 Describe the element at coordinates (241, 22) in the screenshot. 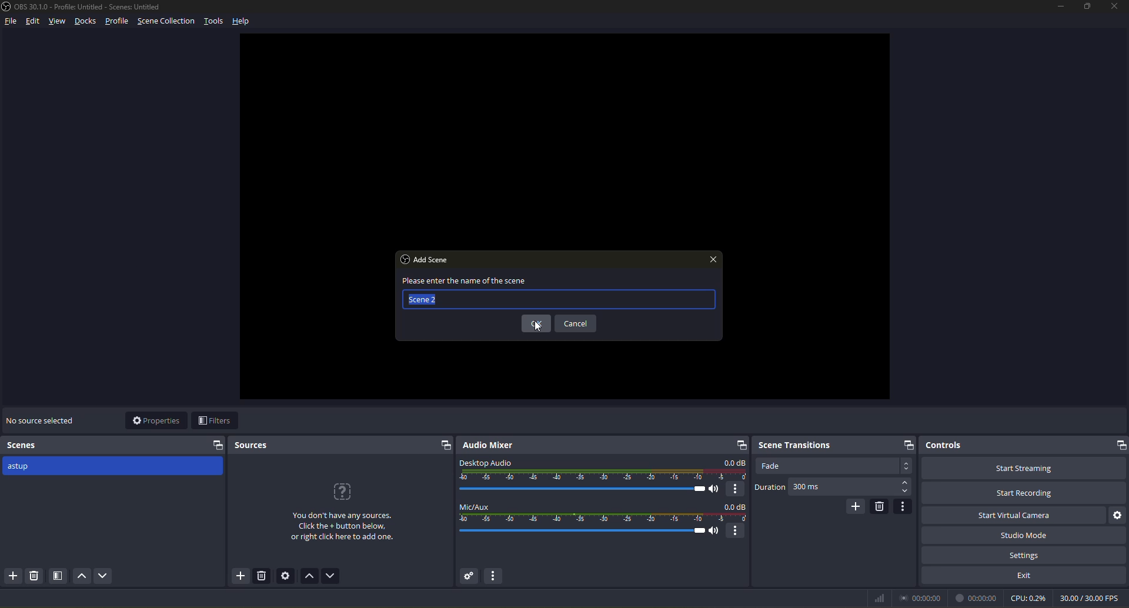

I see `help` at that location.